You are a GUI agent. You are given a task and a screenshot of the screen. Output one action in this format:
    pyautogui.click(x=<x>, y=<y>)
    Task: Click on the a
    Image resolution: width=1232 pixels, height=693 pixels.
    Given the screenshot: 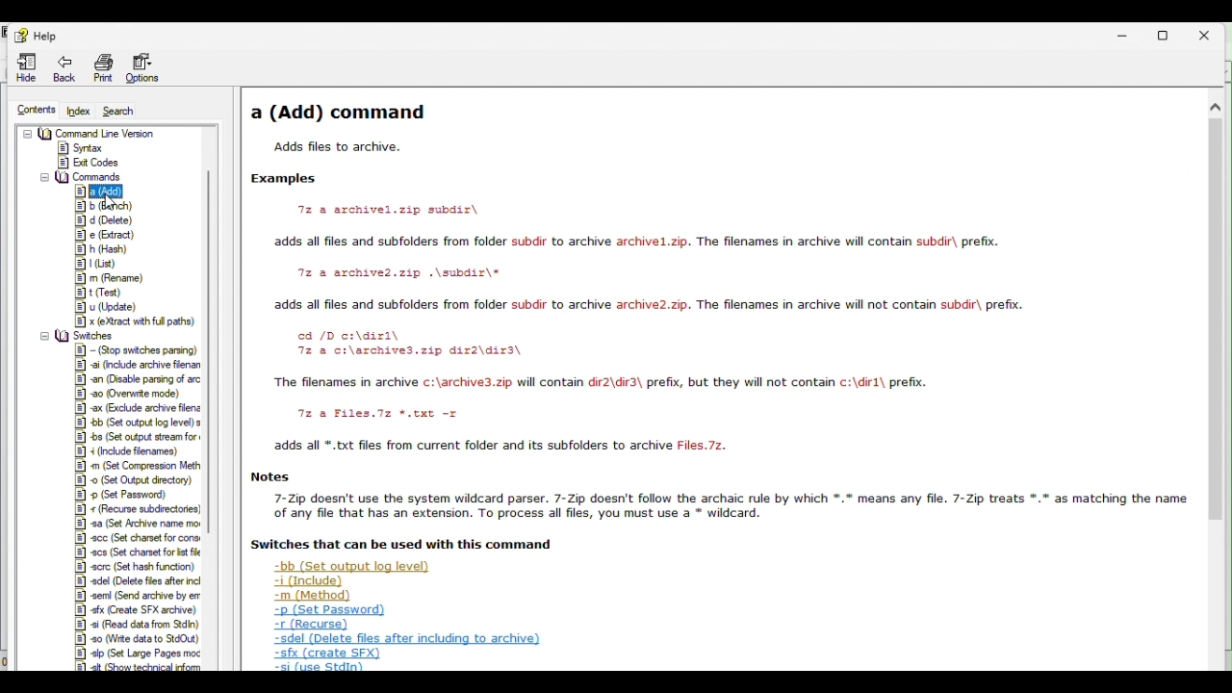 What is the action you would take?
    pyautogui.click(x=100, y=192)
    